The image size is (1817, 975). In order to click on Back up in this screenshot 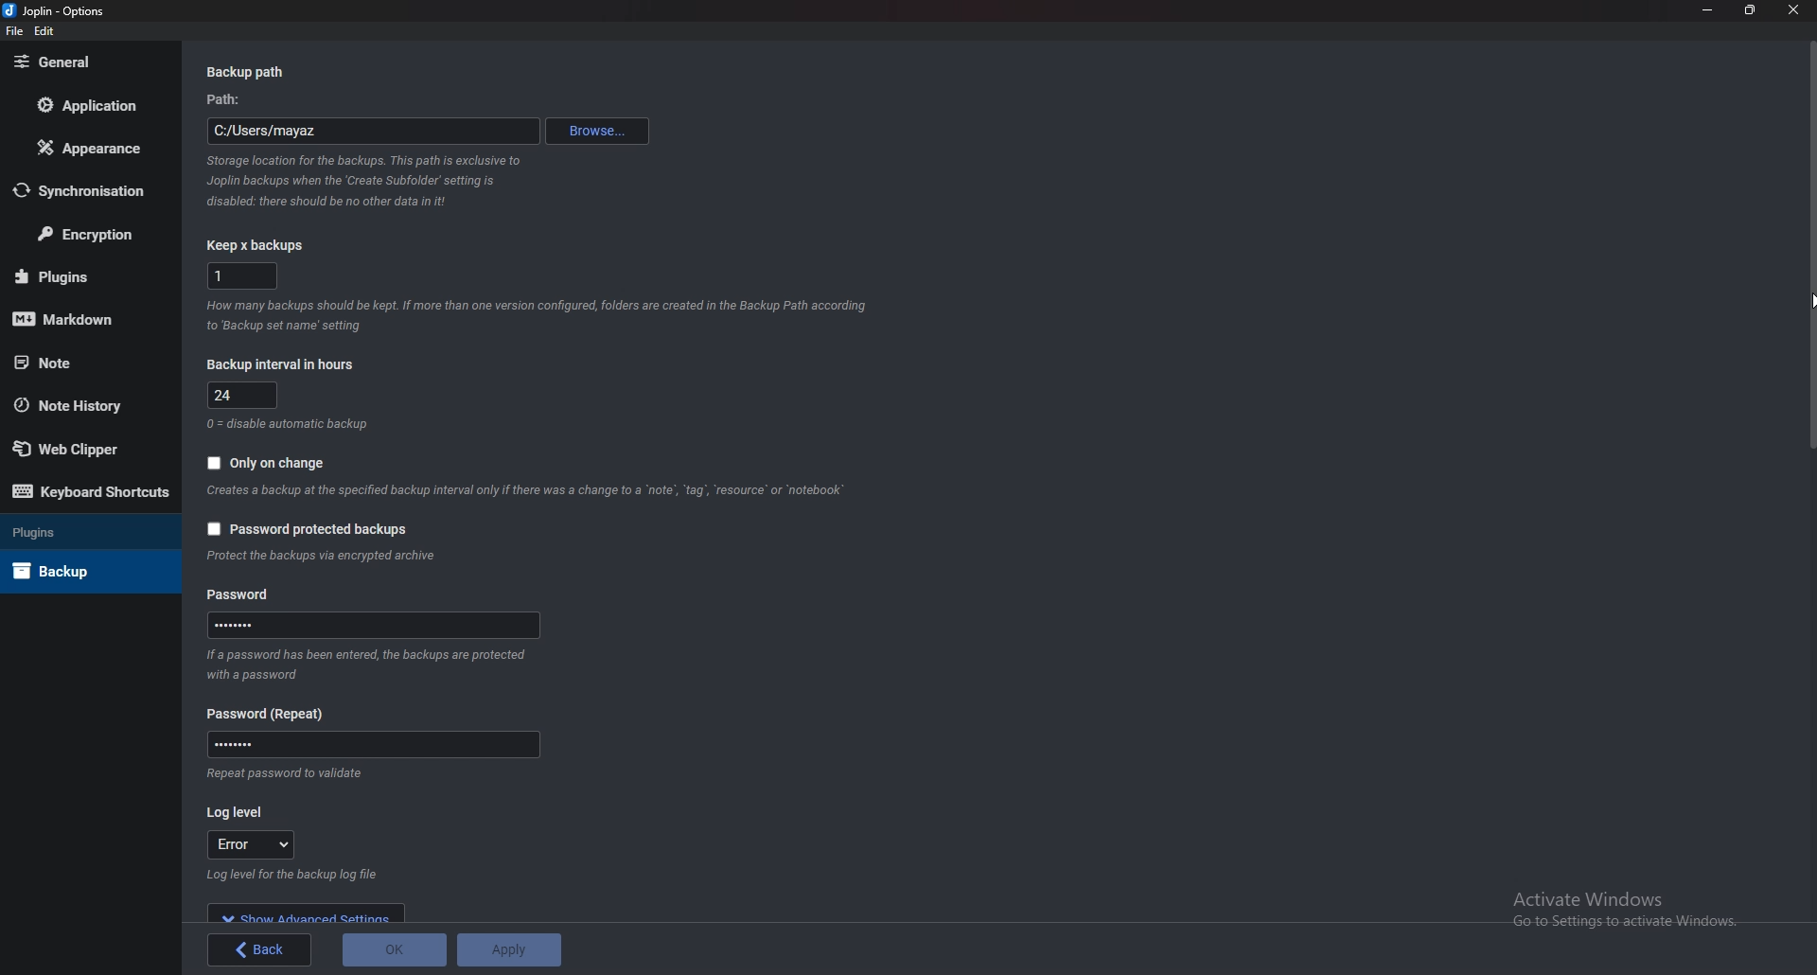, I will do `click(78, 571)`.